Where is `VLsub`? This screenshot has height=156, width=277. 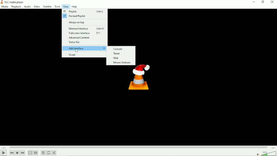 VLsub is located at coordinates (84, 54).